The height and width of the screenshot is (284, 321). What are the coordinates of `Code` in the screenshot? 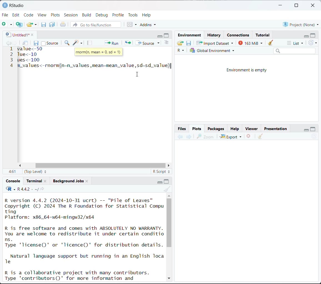 It's located at (29, 14).